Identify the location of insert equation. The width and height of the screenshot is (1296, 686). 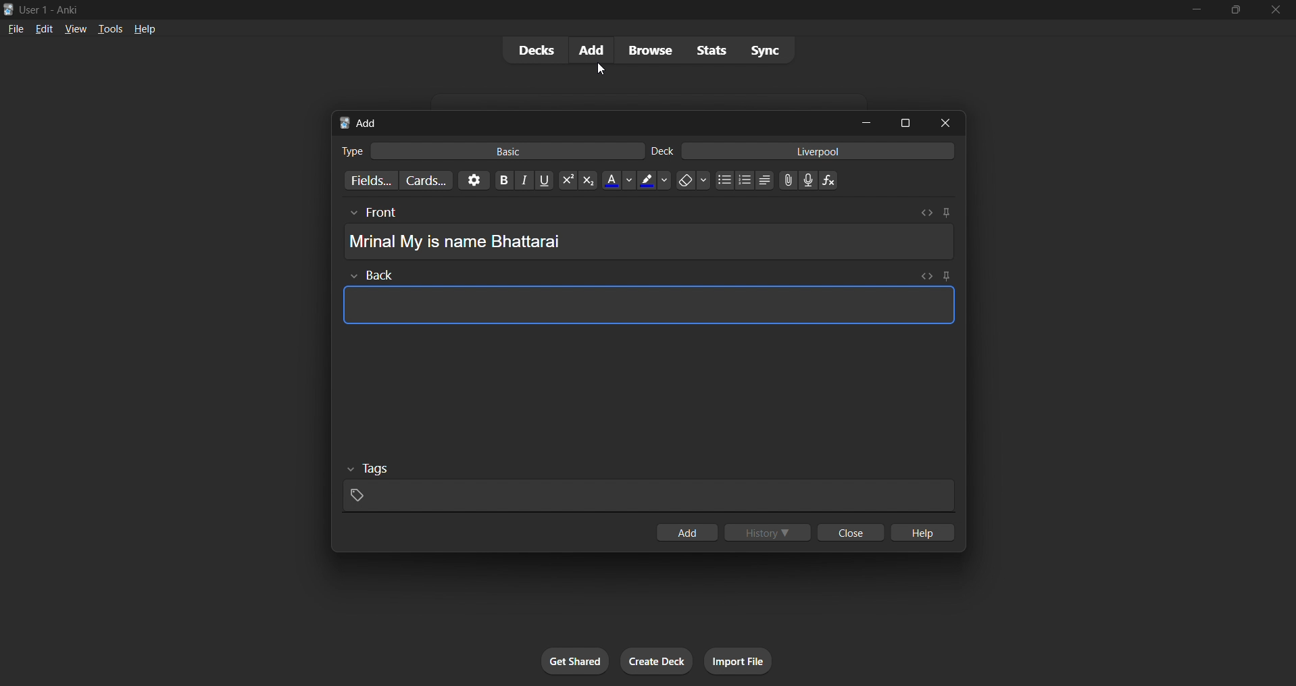
(829, 178).